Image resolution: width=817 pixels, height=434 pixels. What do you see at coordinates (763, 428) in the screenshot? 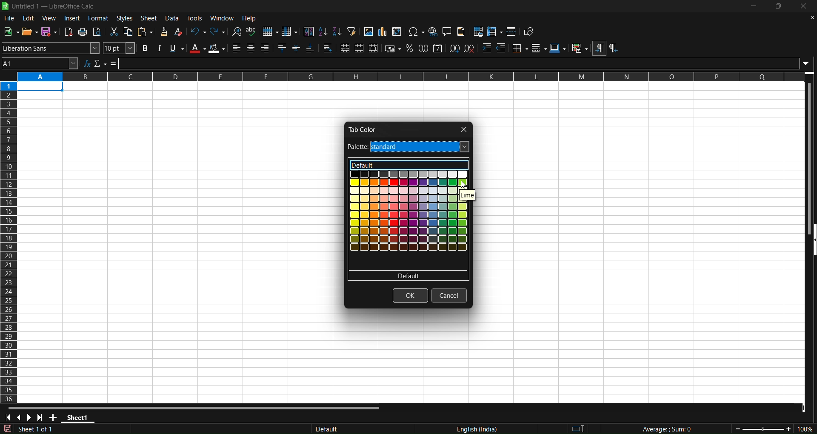
I see `zoom factor` at bounding box center [763, 428].